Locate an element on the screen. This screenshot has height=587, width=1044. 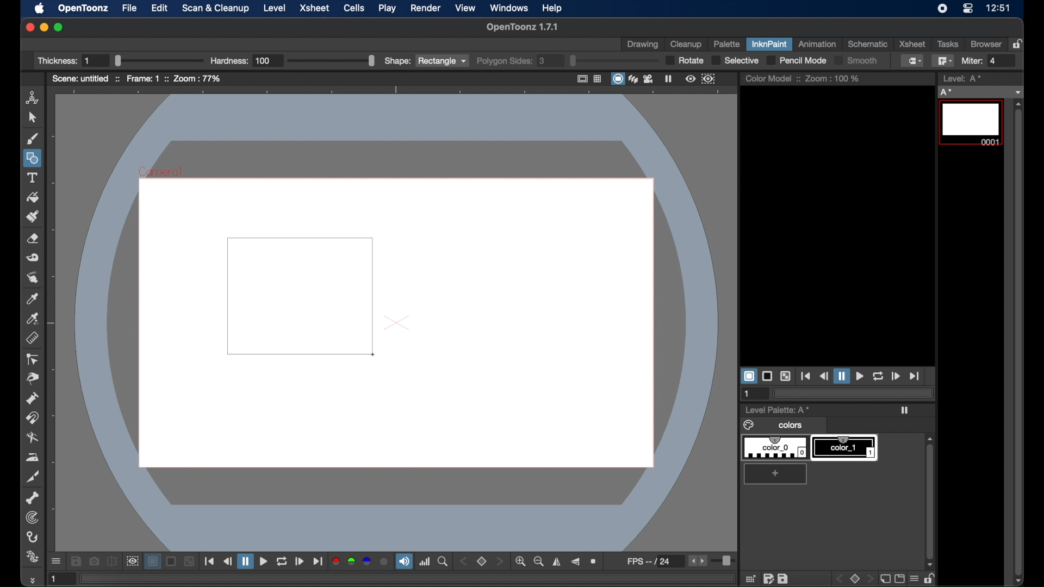
no current level  is located at coordinates (979, 92).